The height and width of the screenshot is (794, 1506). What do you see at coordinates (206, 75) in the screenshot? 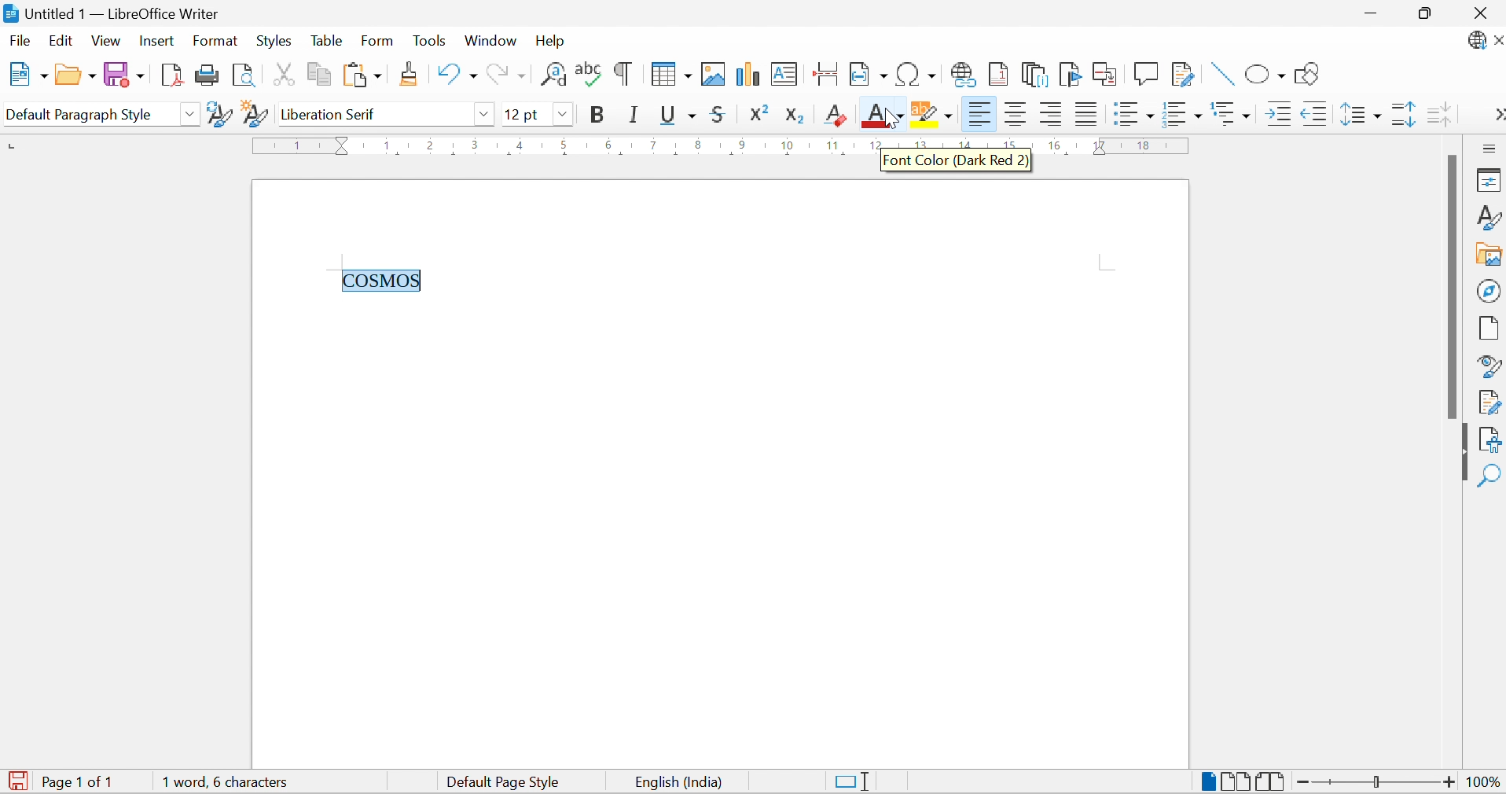
I see `Print` at bounding box center [206, 75].